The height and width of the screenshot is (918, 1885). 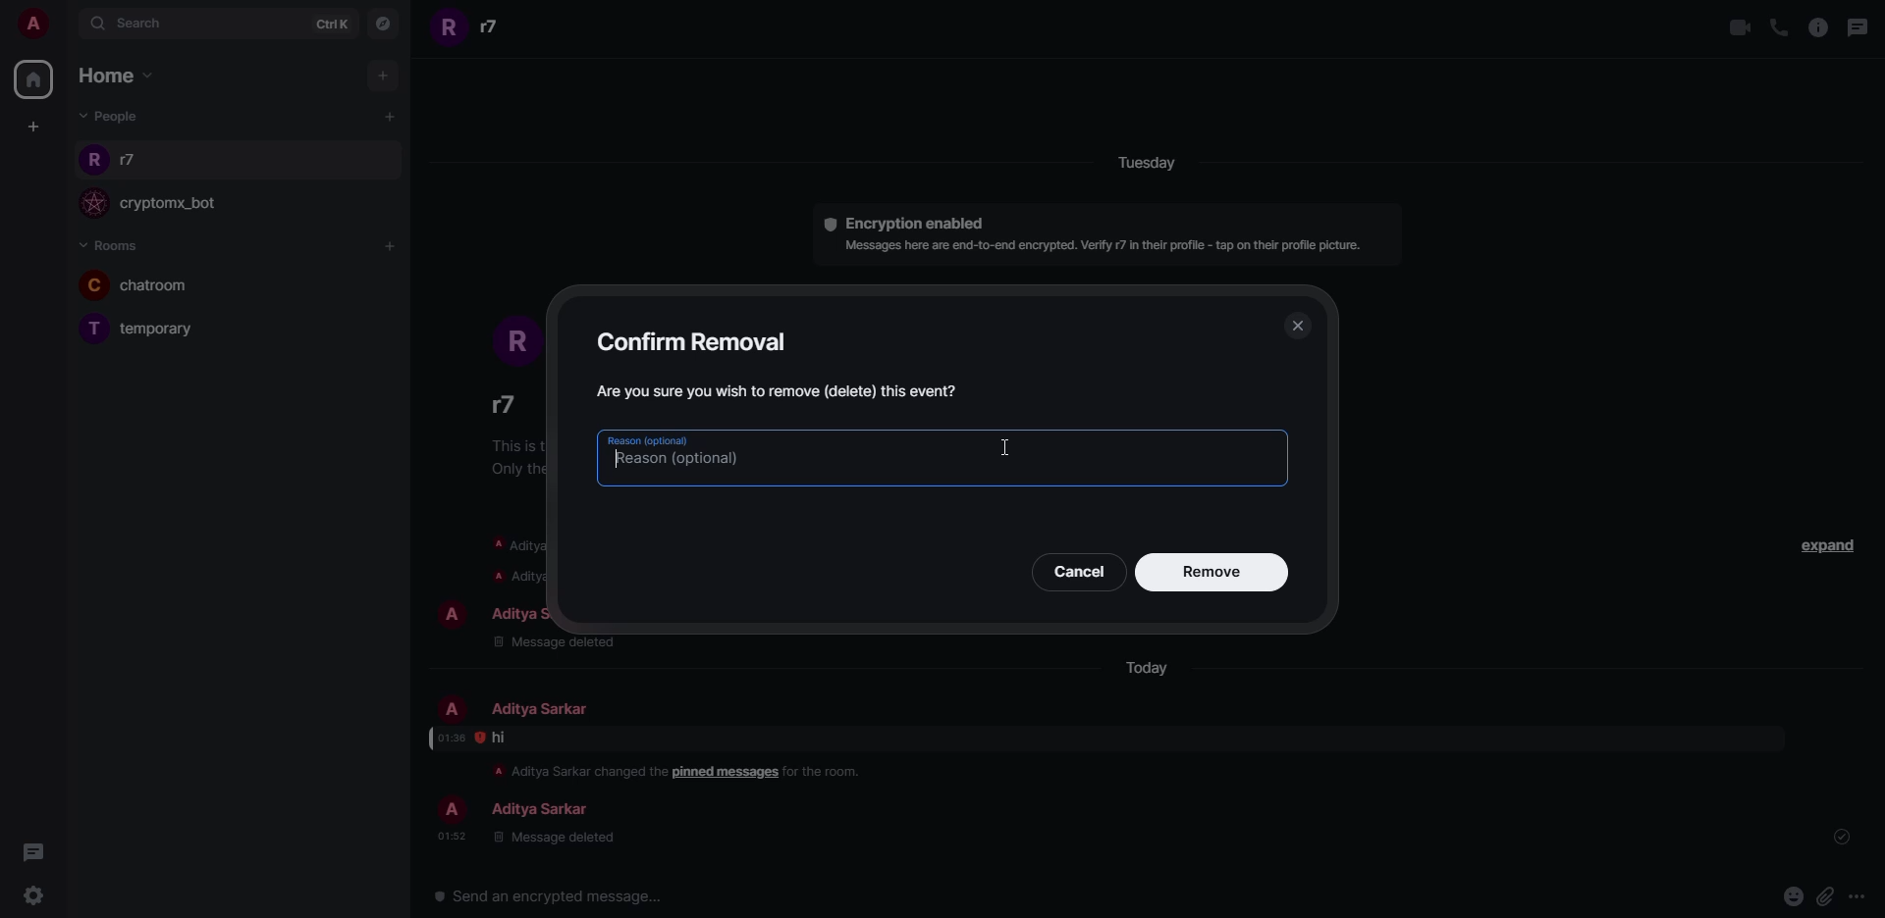 What do you see at coordinates (553, 839) in the screenshot?
I see `message deleted` at bounding box center [553, 839].